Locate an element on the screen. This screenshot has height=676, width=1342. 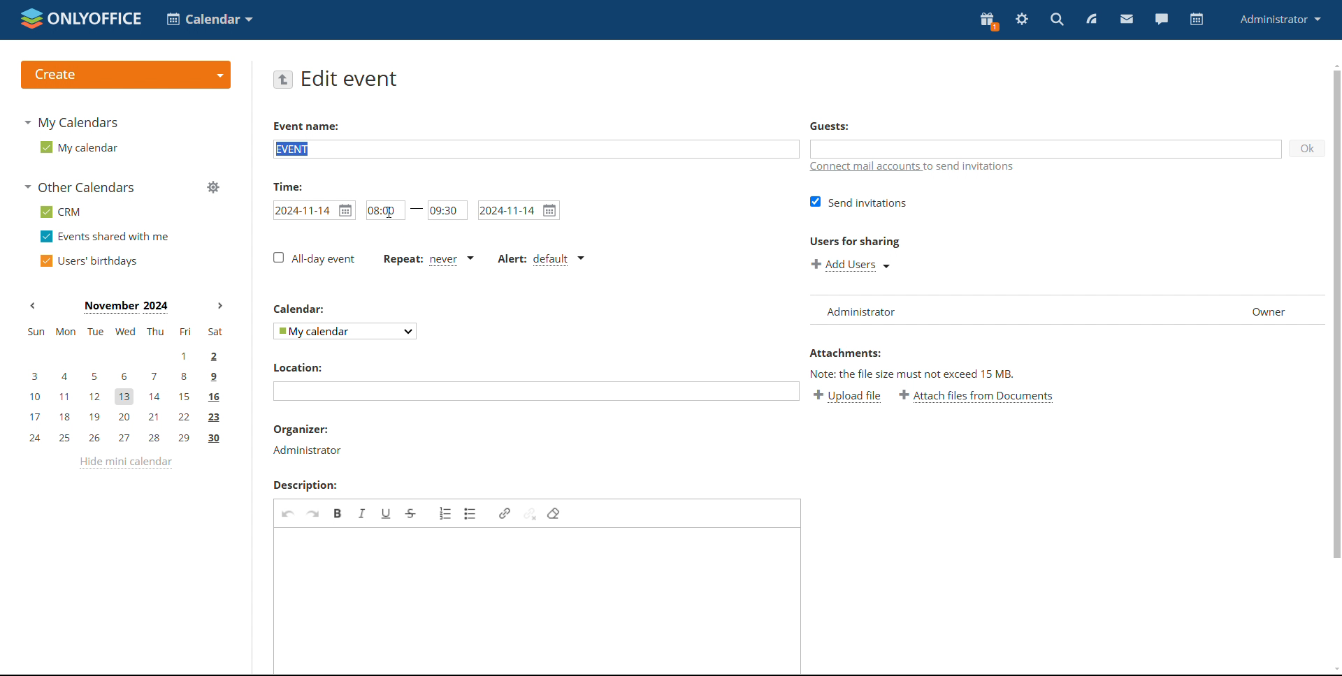
mail is located at coordinates (1126, 19).